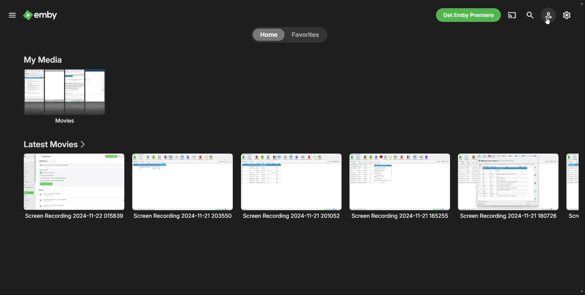 The height and width of the screenshot is (295, 585). Describe the element at coordinates (548, 21) in the screenshot. I see `cursor` at that location.